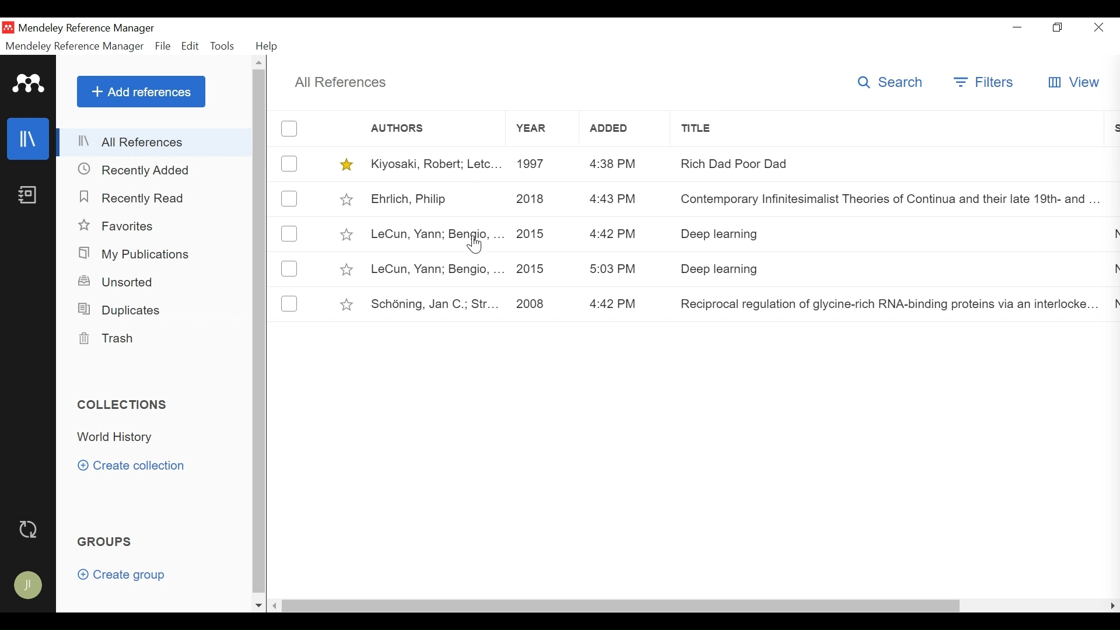 This screenshot has width=1120, height=630. Describe the element at coordinates (139, 169) in the screenshot. I see `Recently Added` at that location.